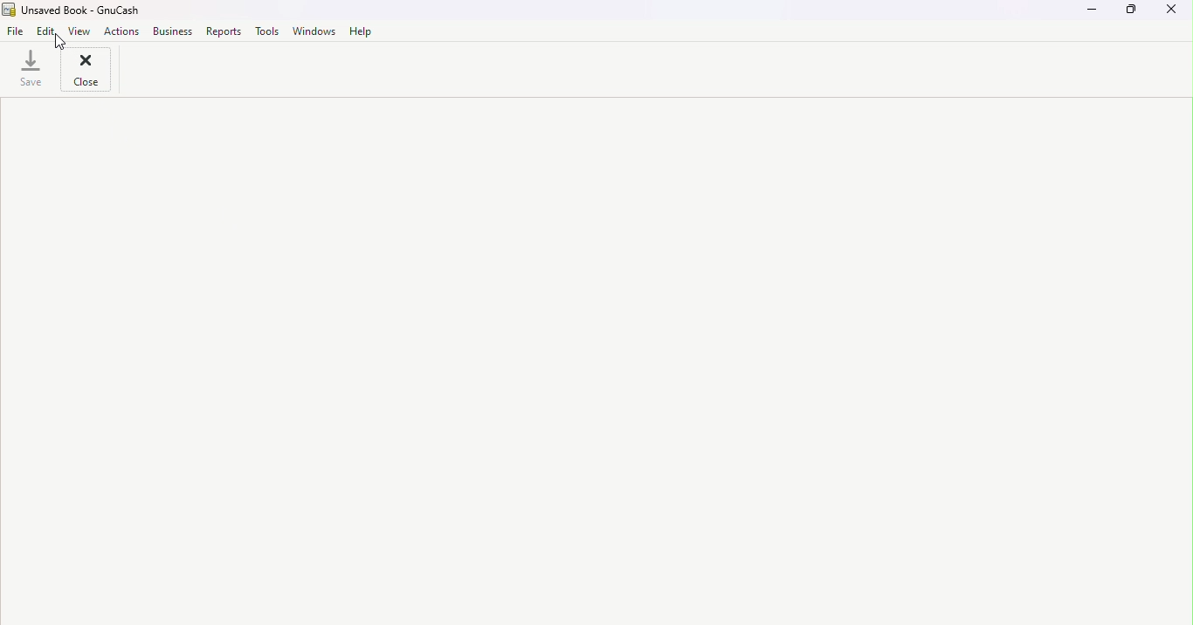 The height and width of the screenshot is (625, 1193). What do you see at coordinates (66, 41) in the screenshot?
I see `cursor` at bounding box center [66, 41].